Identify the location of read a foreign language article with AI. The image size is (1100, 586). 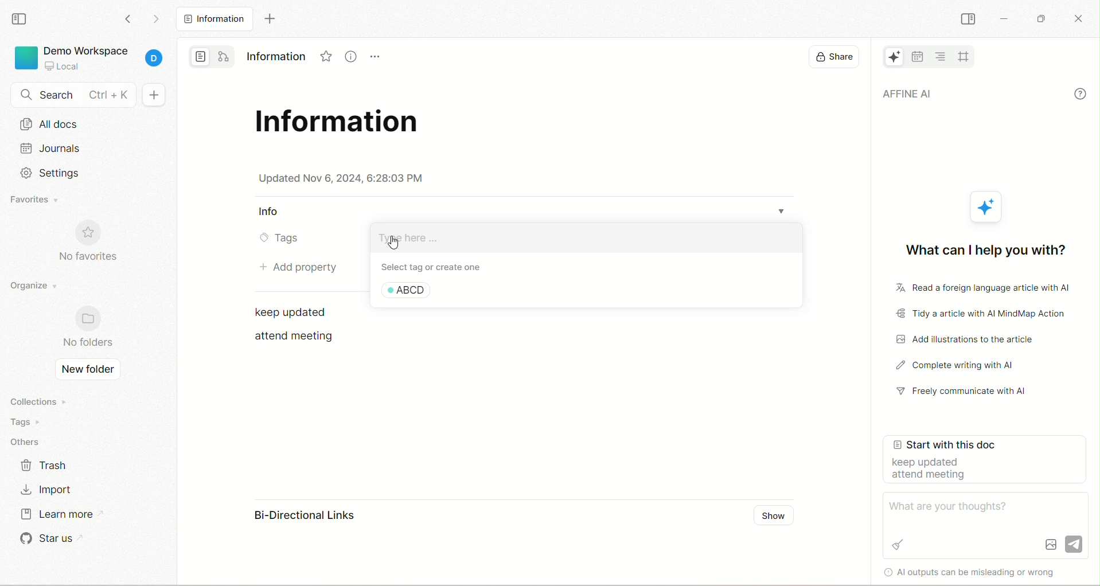
(976, 289).